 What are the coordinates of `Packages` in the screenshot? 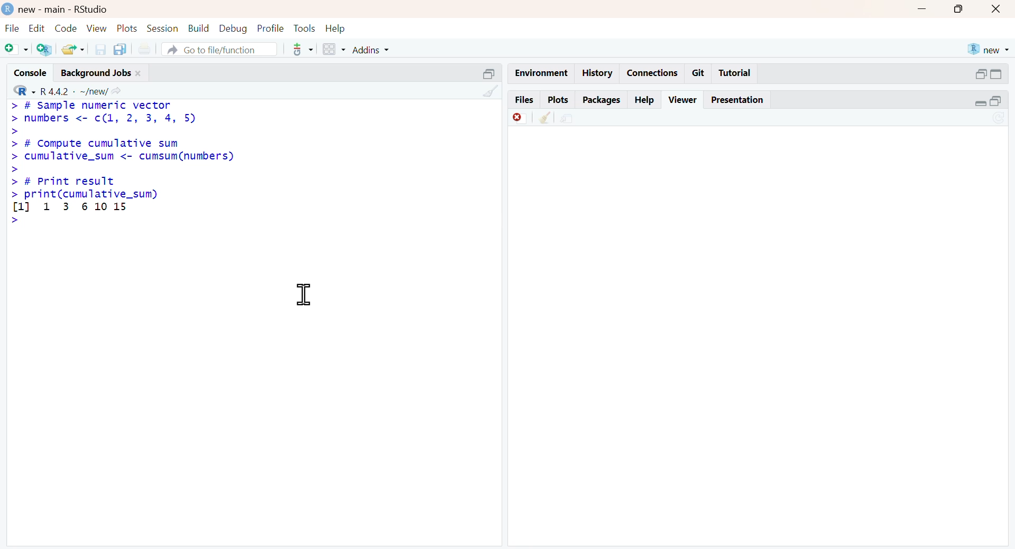 It's located at (603, 100).